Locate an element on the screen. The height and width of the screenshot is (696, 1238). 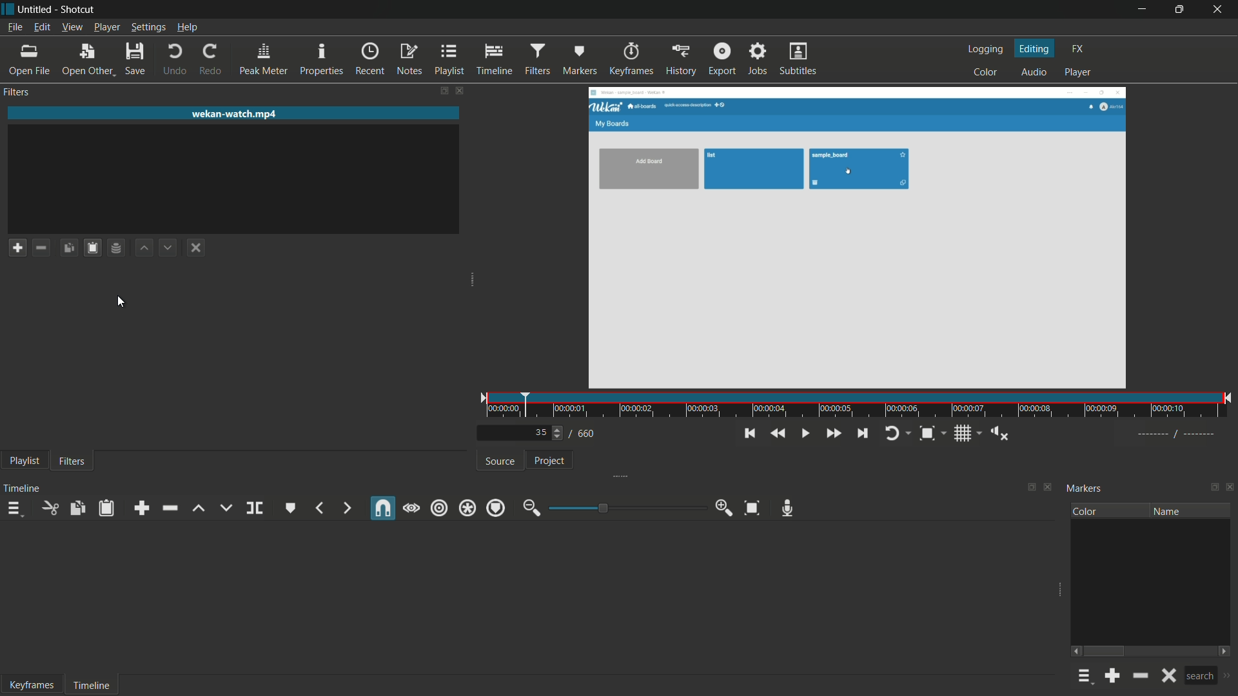
paste is located at coordinates (106, 508).